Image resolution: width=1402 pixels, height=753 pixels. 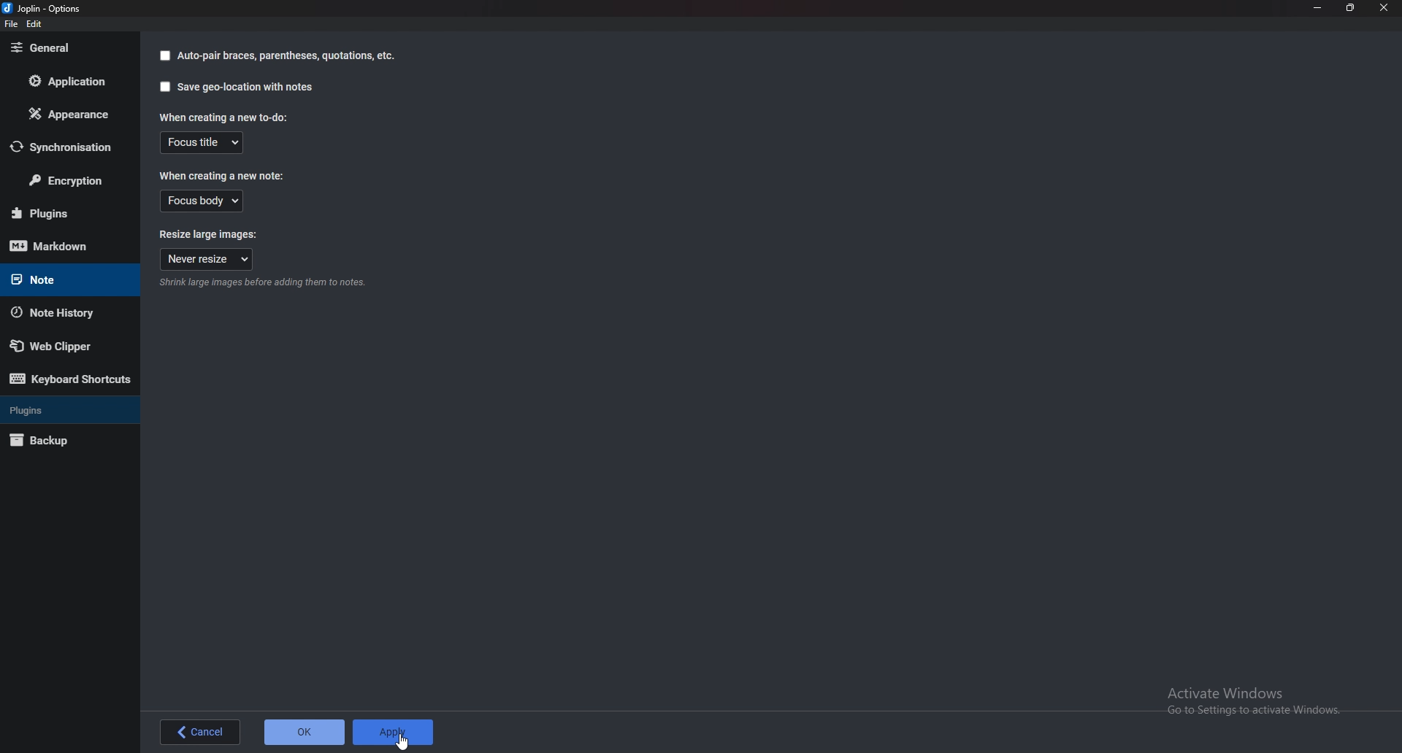 What do you see at coordinates (395, 731) in the screenshot?
I see `Apply` at bounding box center [395, 731].